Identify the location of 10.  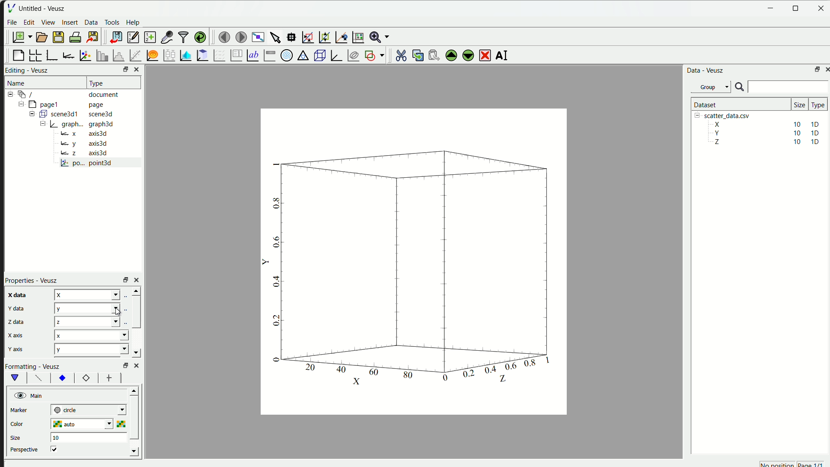
(55, 438).